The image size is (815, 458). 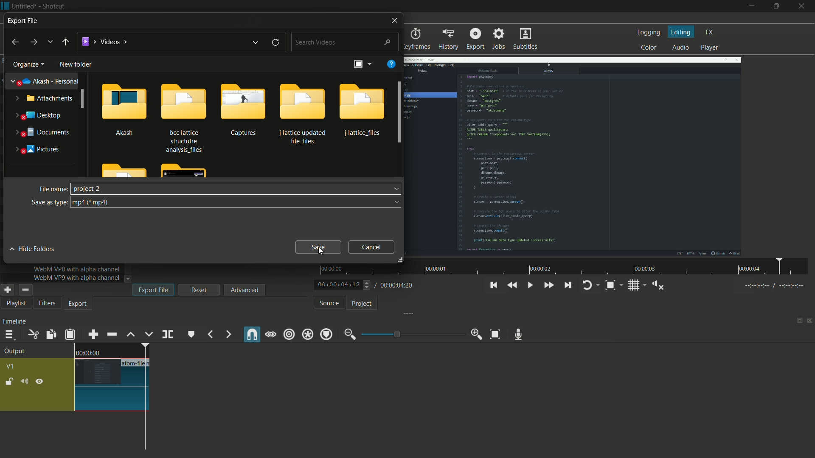 I want to click on hide folders, so click(x=35, y=249).